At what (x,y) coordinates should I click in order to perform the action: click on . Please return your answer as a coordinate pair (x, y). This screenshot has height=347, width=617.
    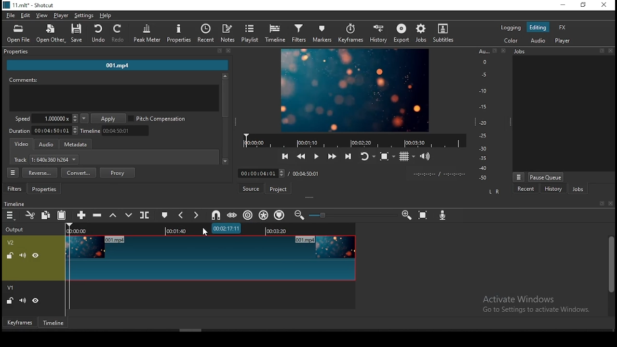
    Looking at the image, I should click on (14, 203).